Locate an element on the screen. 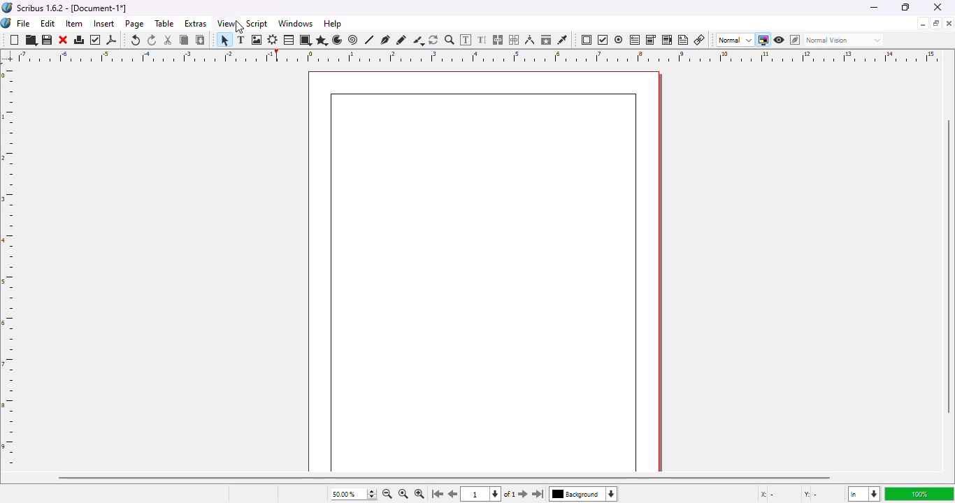  open is located at coordinates (31, 41).